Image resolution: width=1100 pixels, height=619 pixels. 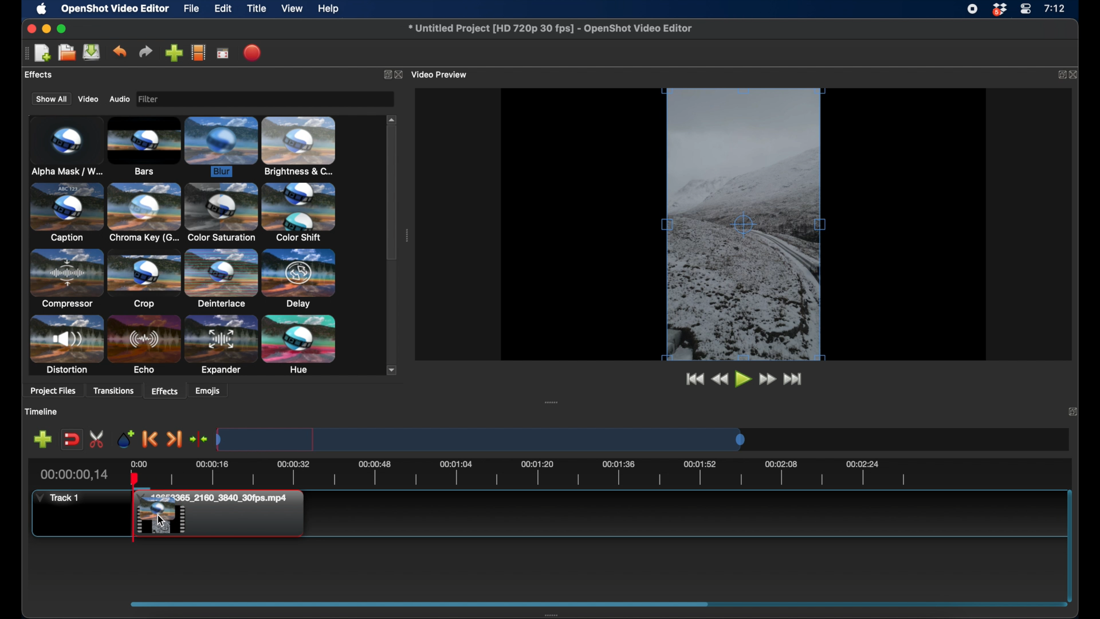 I want to click on save project, so click(x=92, y=52).